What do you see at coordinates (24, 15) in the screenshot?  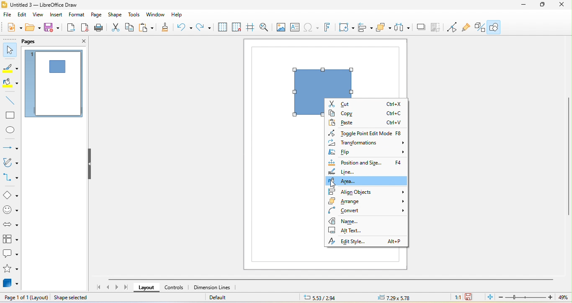 I see `edit` at bounding box center [24, 15].